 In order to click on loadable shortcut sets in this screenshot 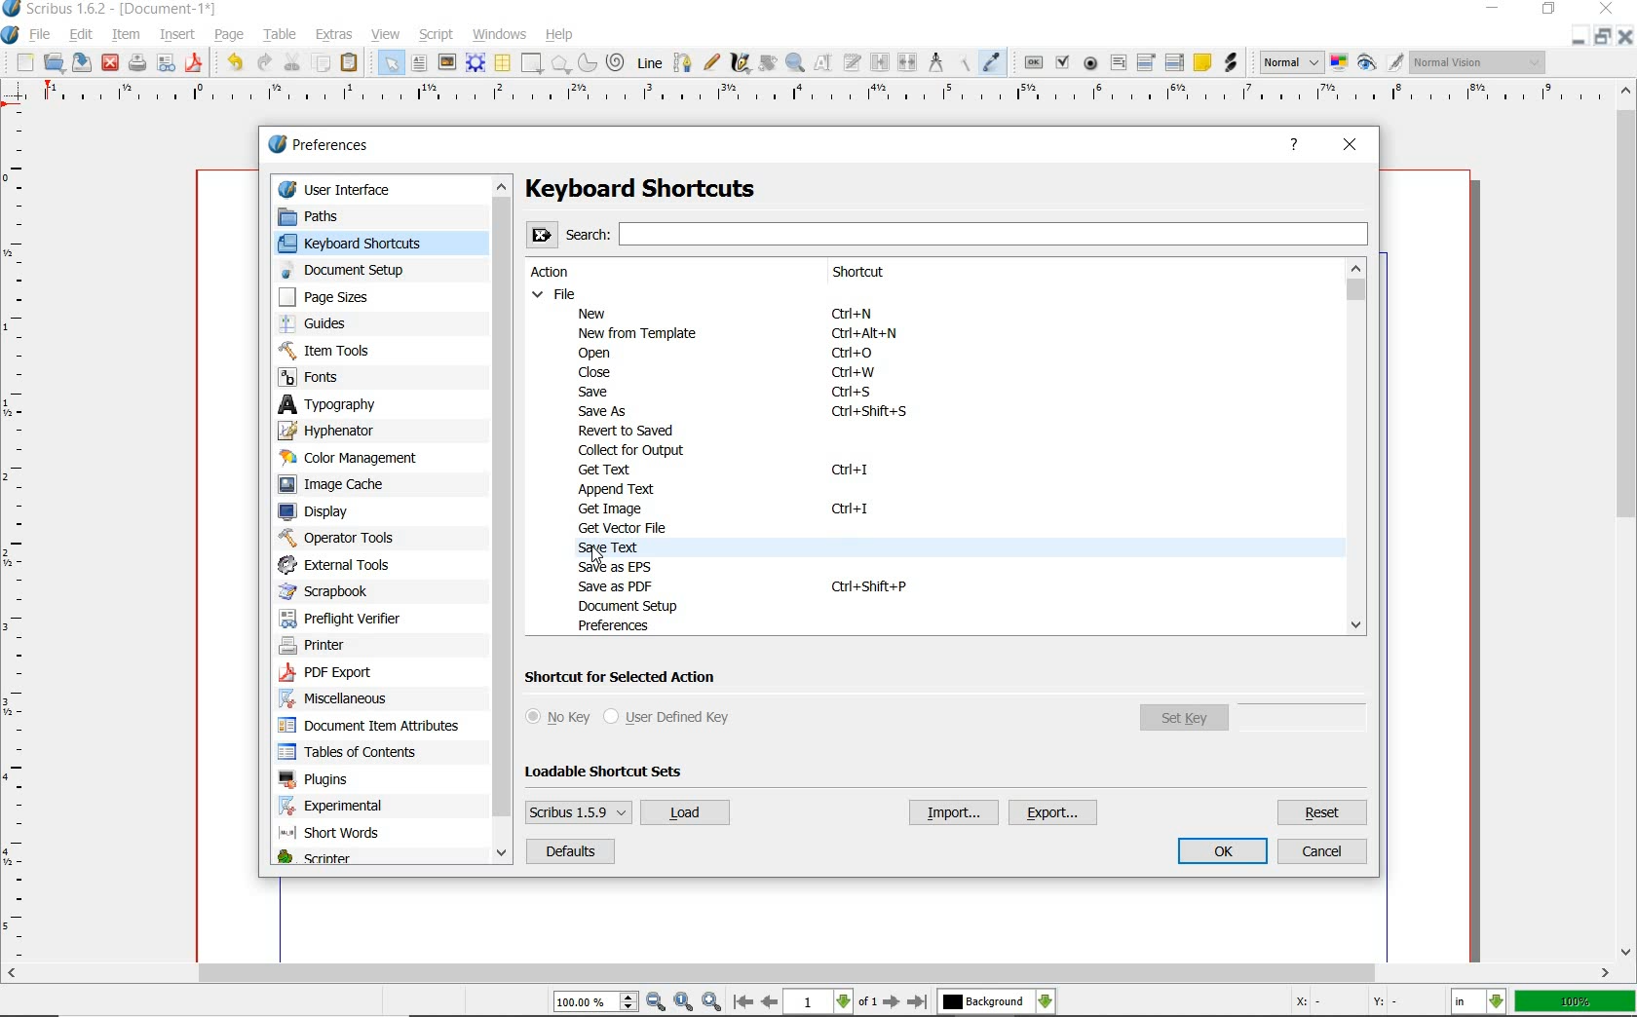, I will do `click(620, 771)`.